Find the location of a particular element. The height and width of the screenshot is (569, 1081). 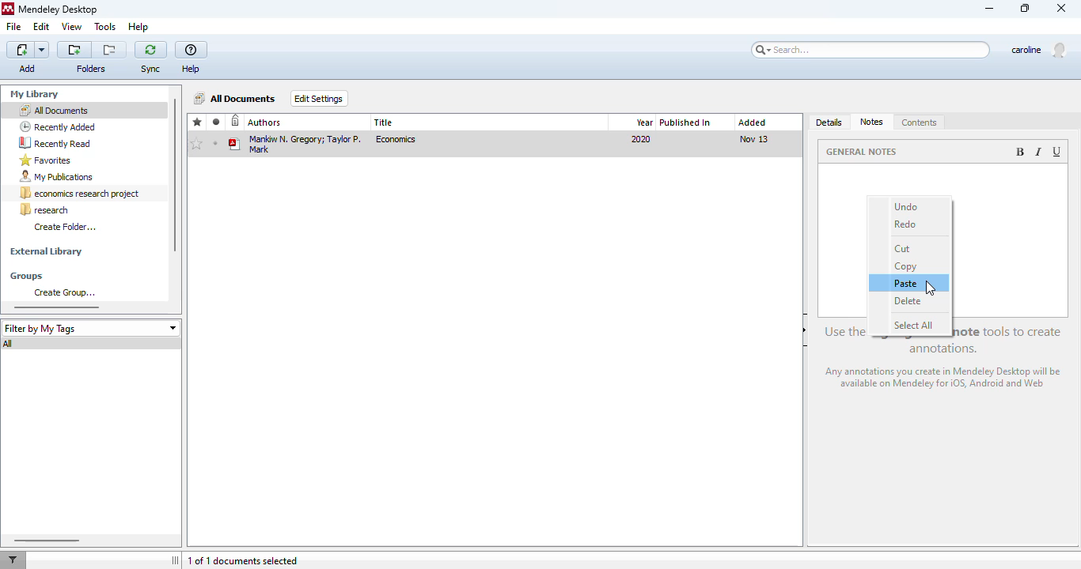

1 of 1 documents selected is located at coordinates (243, 561).